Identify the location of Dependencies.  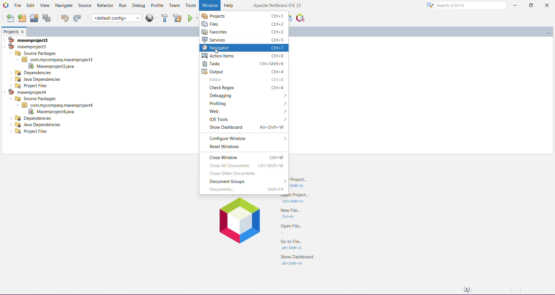
(32, 72).